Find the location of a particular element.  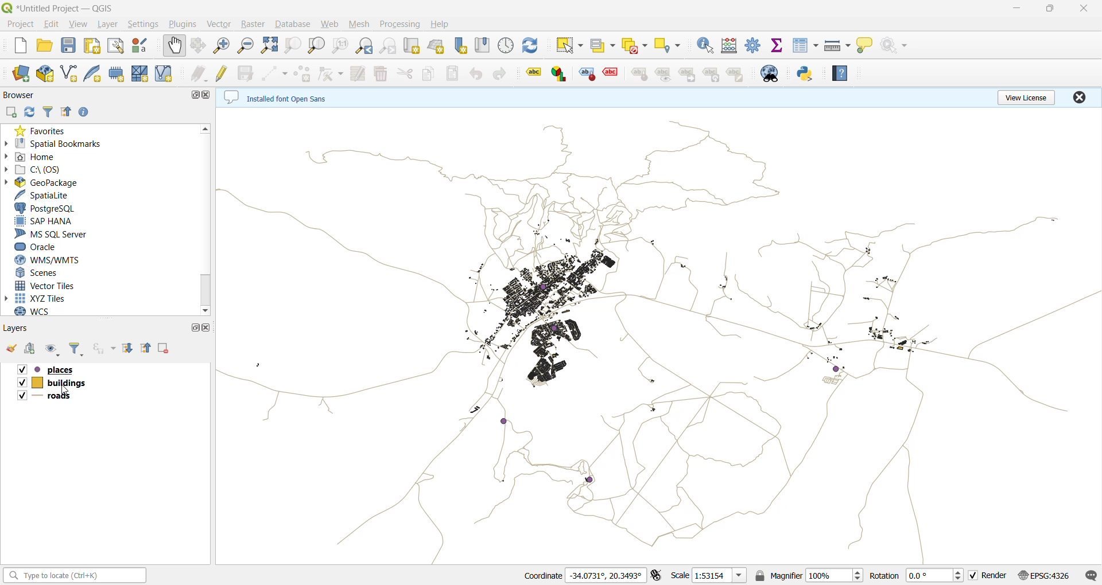

status bar is located at coordinates (75, 576).